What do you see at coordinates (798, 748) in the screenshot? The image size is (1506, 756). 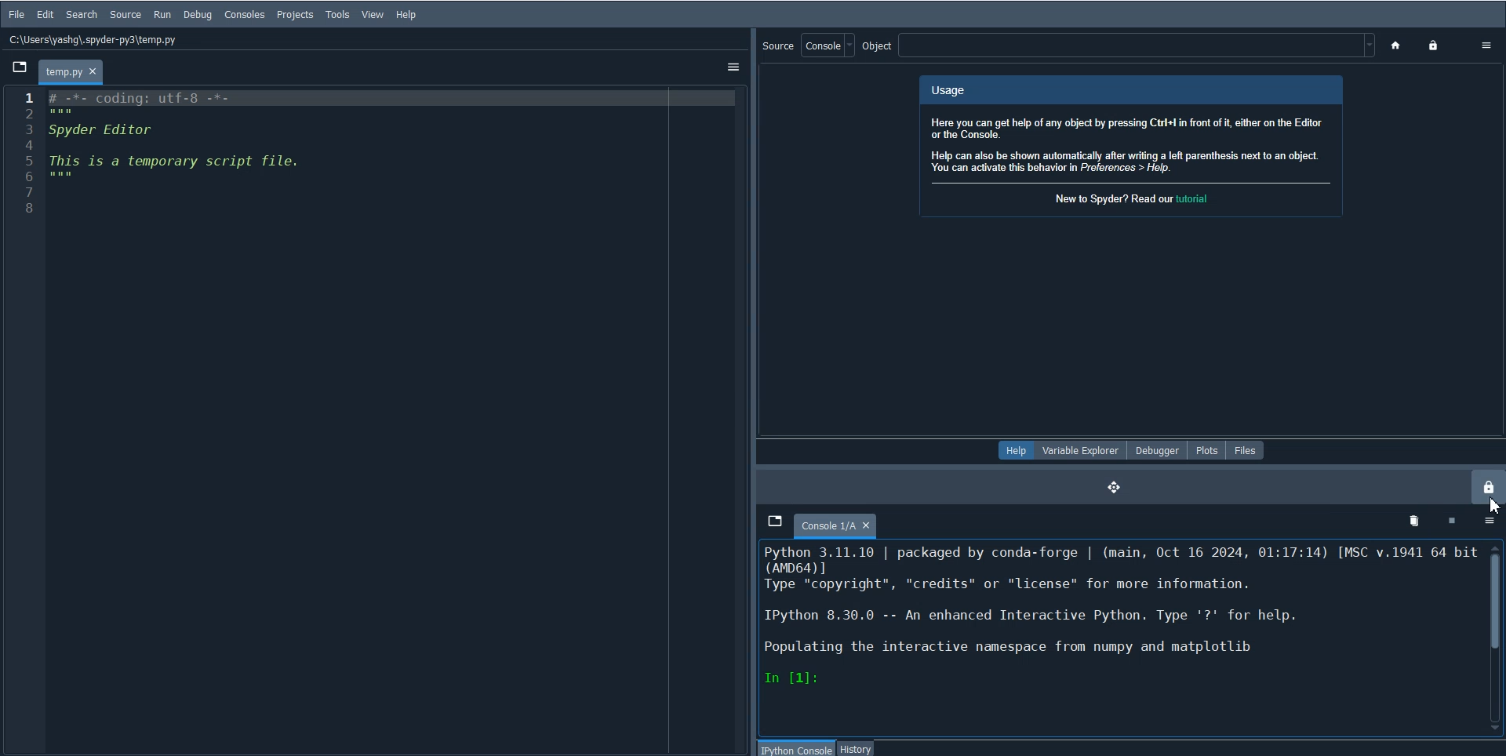 I see `IPython console` at bounding box center [798, 748].